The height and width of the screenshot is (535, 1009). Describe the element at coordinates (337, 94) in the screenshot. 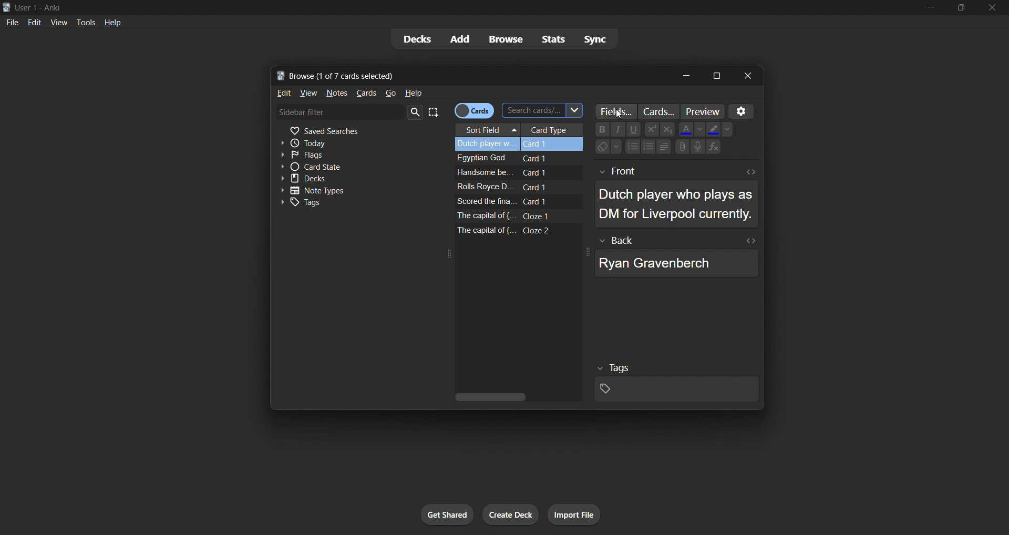

I see `notes` at that location.